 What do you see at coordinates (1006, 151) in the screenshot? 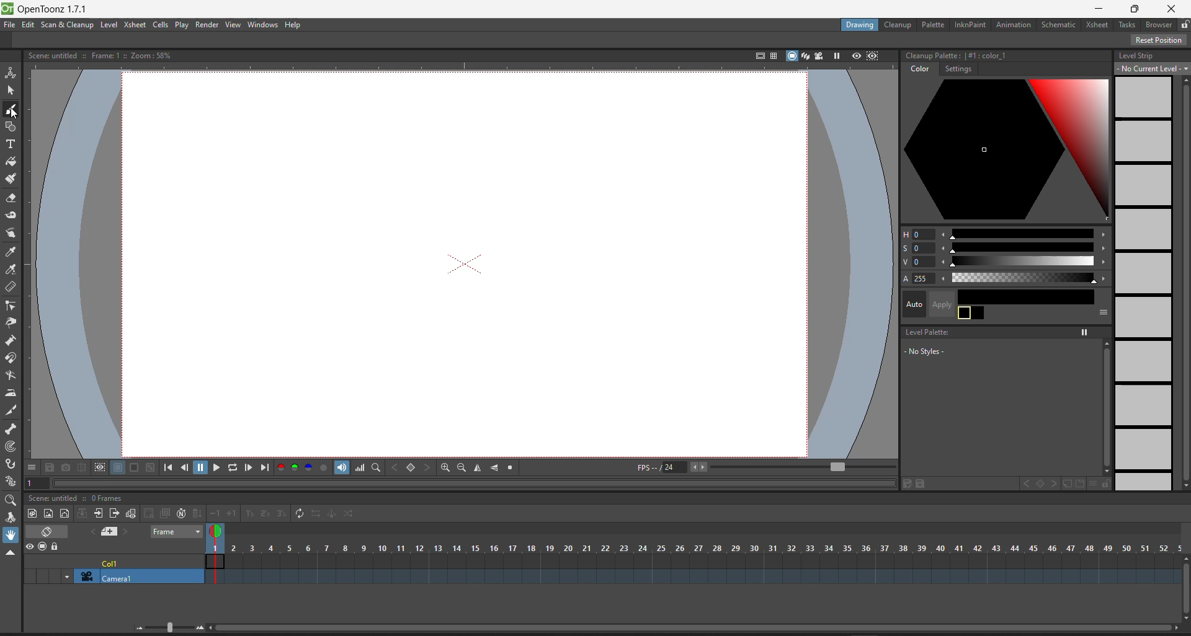
I see `cleanup palette` at bounding box center [1006, 151].